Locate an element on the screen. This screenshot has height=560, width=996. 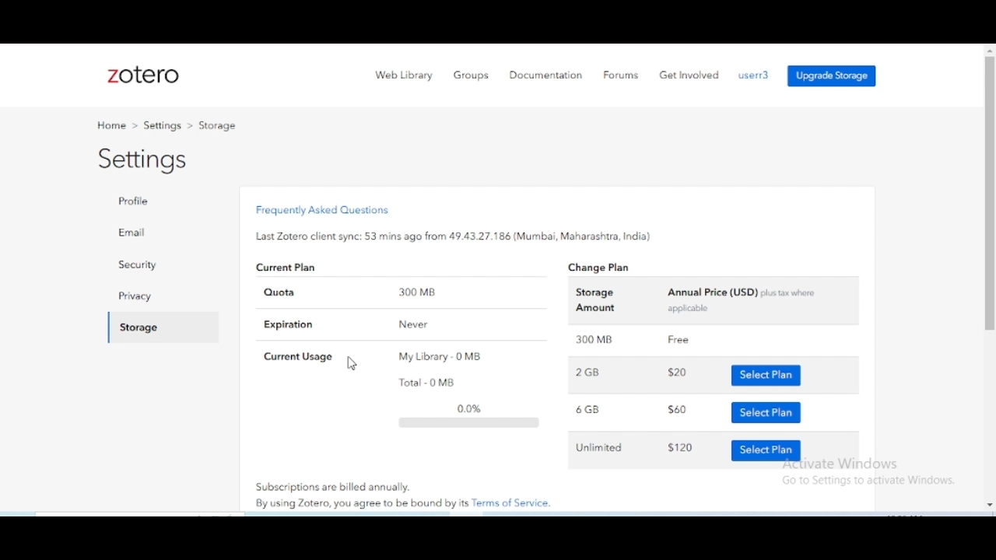
current usage is located at coordinates (299, 357).